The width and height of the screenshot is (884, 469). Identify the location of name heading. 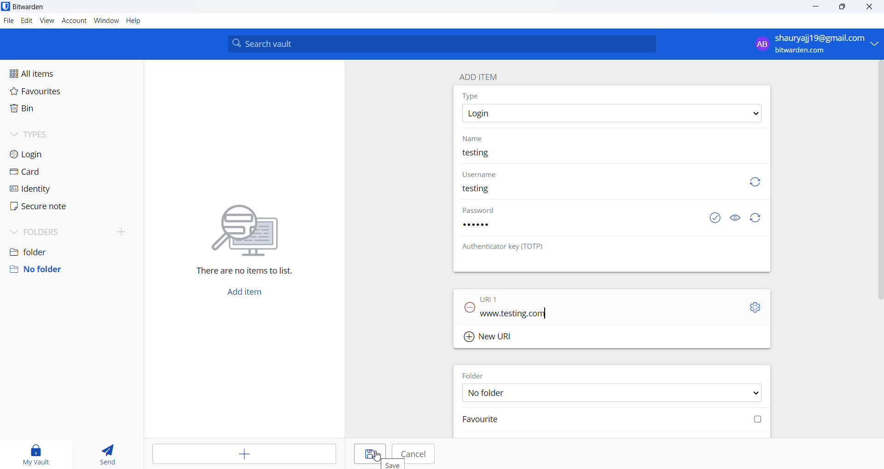
(476, 138).